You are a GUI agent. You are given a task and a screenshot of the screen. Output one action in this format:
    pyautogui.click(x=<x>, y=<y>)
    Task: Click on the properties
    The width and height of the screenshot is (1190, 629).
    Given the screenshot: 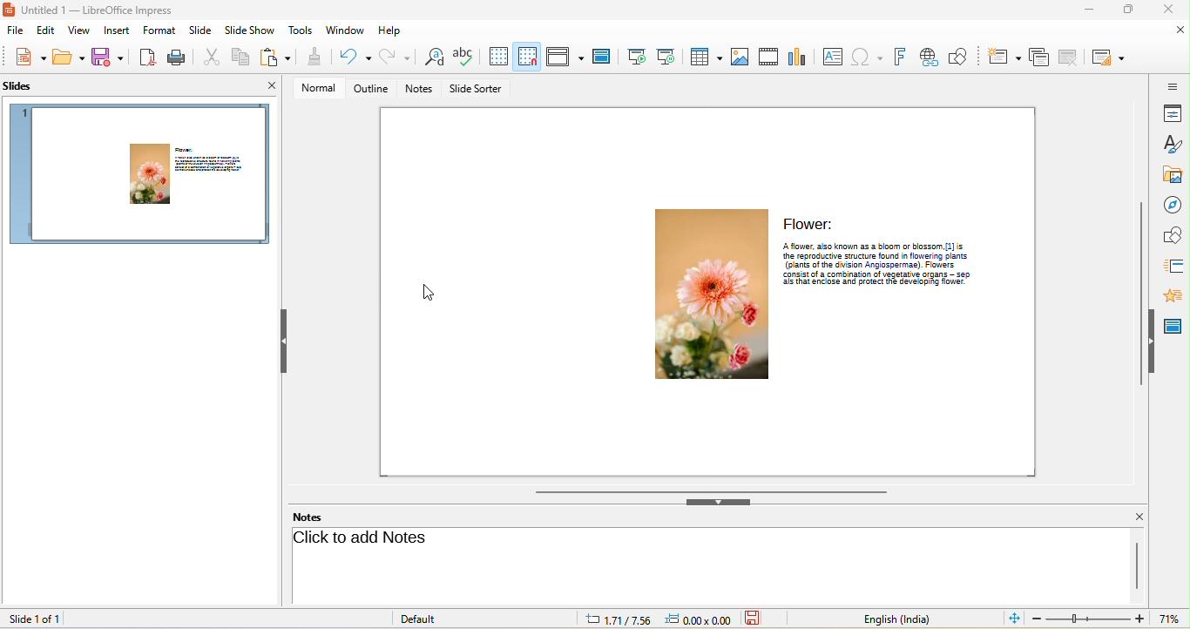 What is the action you would take?
    pyautogui.click(x=1173, y=113)
    